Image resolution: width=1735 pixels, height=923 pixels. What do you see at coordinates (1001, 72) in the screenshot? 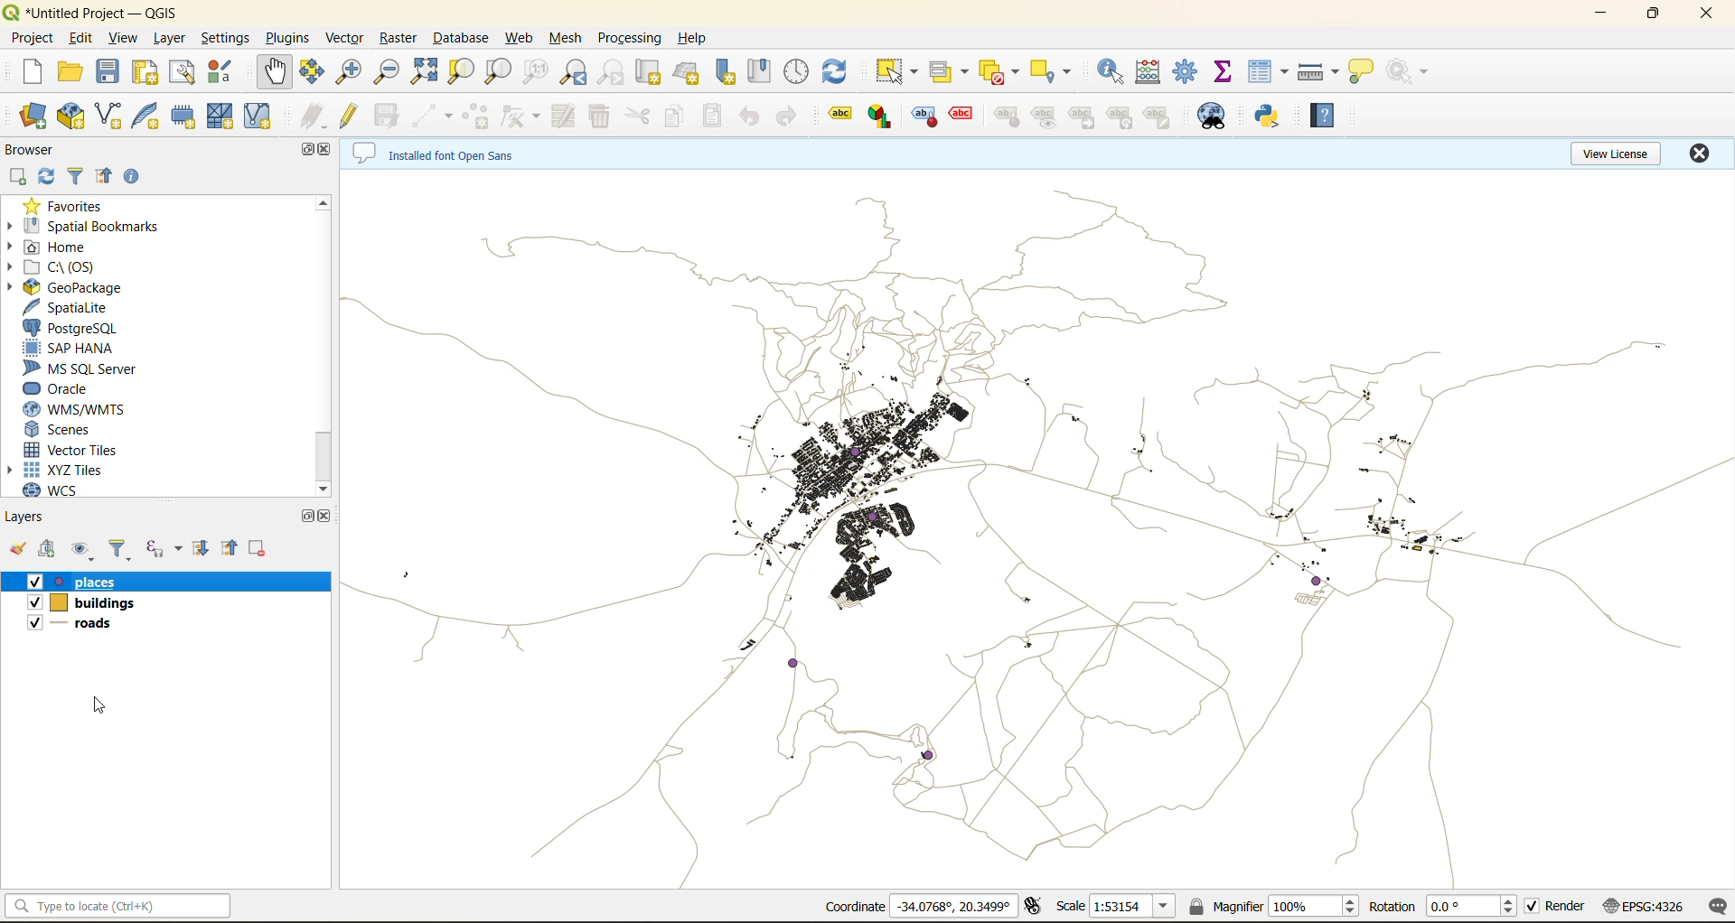
I see `deselect value` at bounding box center [1001, 72].